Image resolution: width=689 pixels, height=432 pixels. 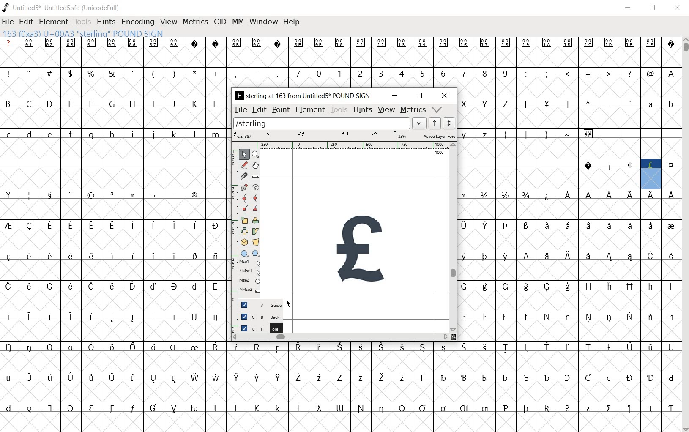 I want to click on Symbol, so click(x=70, y=346).